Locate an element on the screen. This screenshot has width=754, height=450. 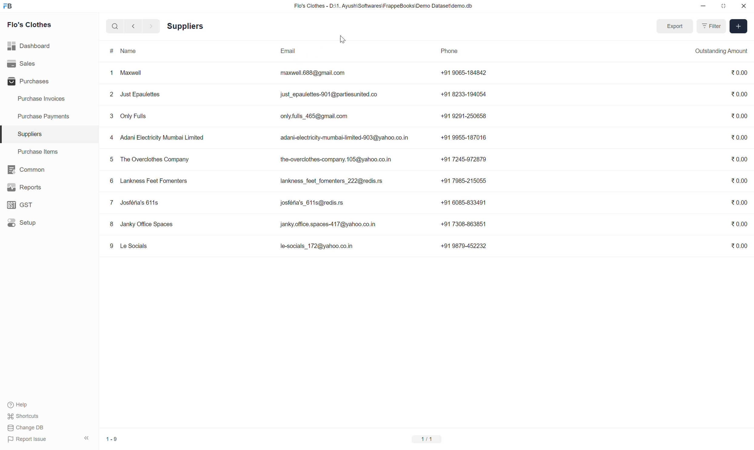
josféna's_611s@redis.rs is located at coordinates (316, 203).